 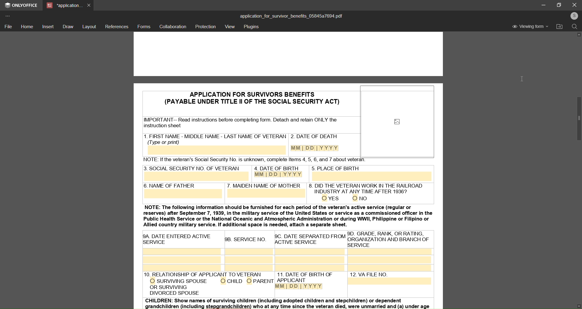 What do you see at coordinates (144, 26) in the screenshot?
I see `forms` at bounding box center [144, 26].